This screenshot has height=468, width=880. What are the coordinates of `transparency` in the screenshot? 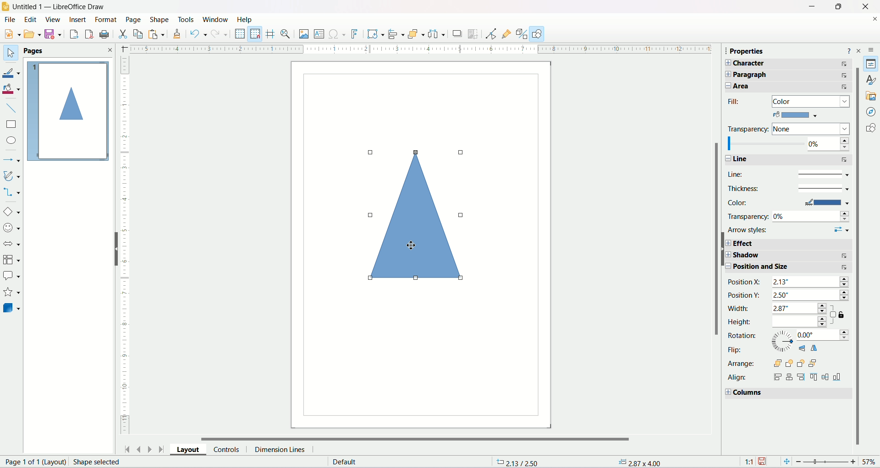 It's located at (786, 130).